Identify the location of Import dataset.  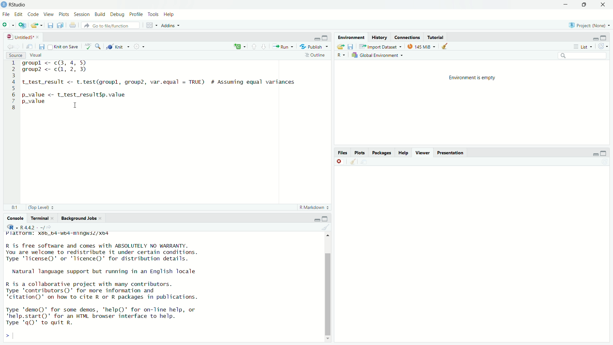
(380, 46).